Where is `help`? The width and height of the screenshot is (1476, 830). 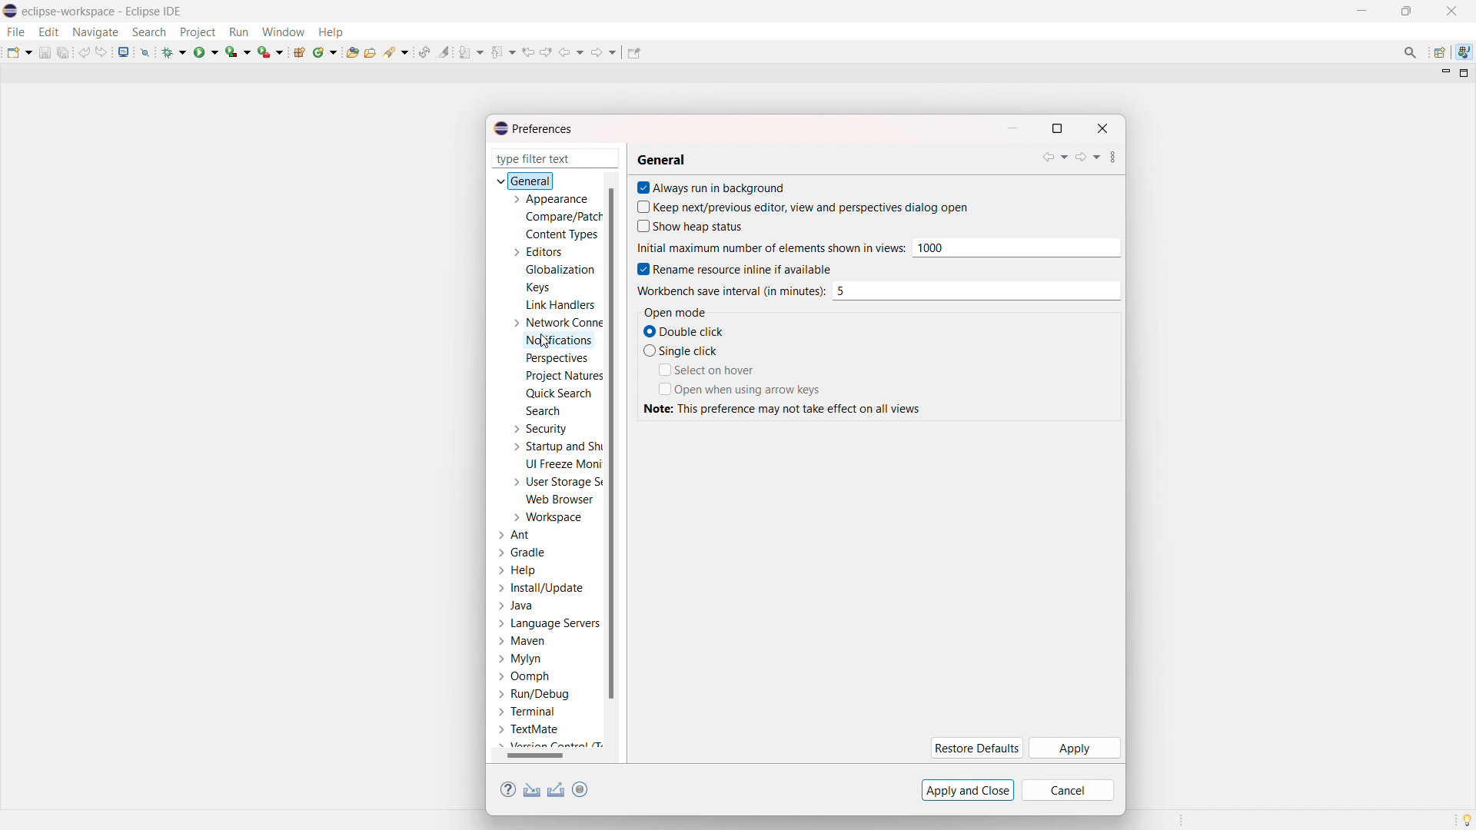 help is located at coordinates (518, 570).